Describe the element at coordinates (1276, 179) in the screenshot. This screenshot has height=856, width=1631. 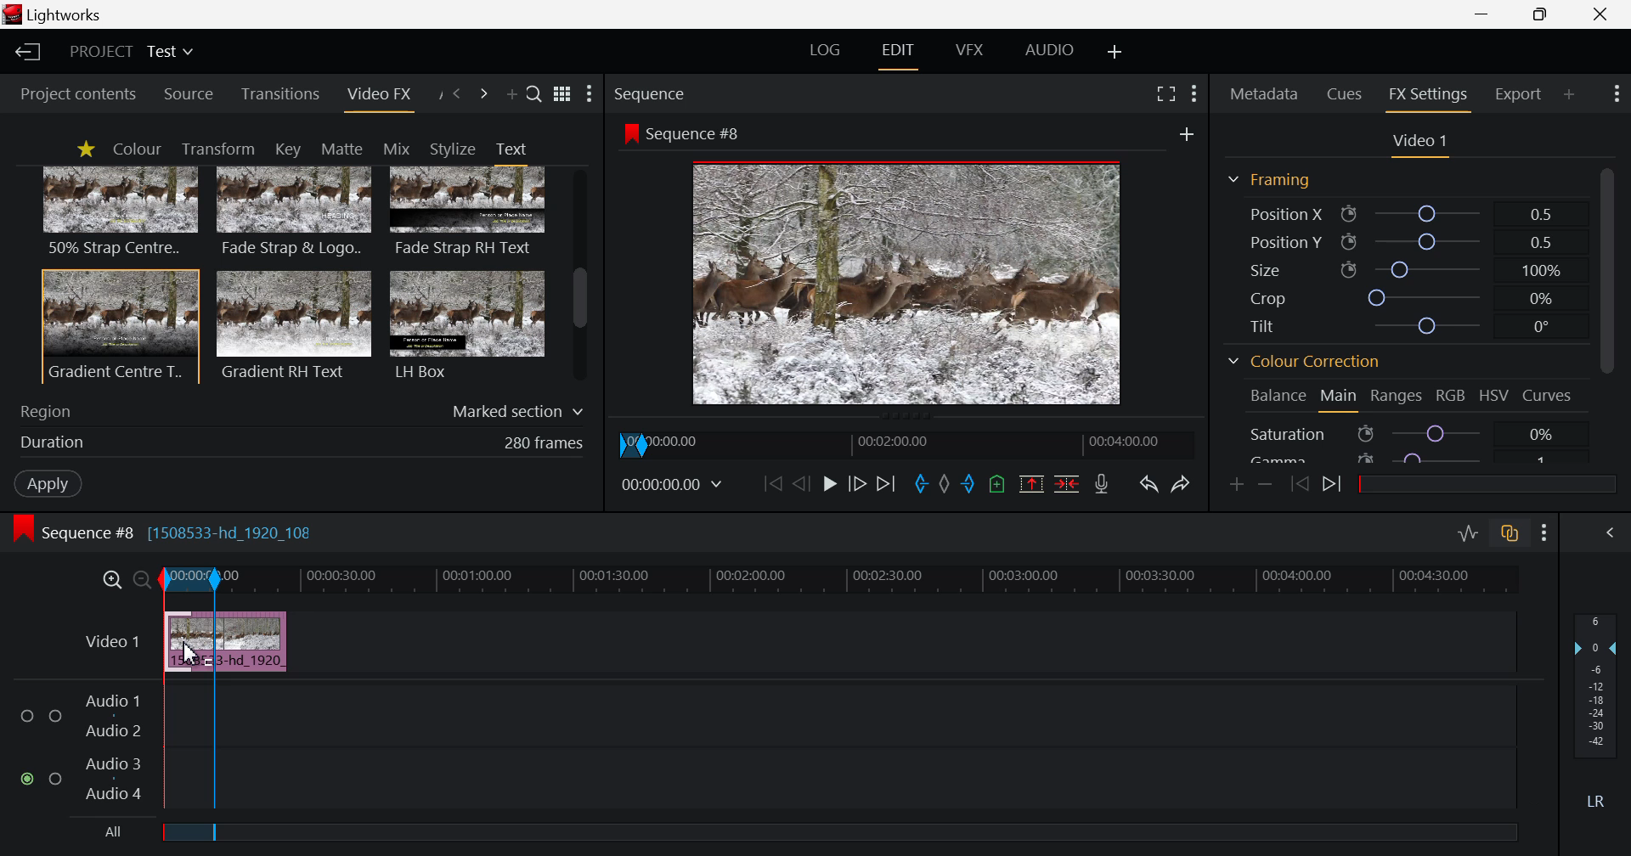
I see `Framing Section` at that location.